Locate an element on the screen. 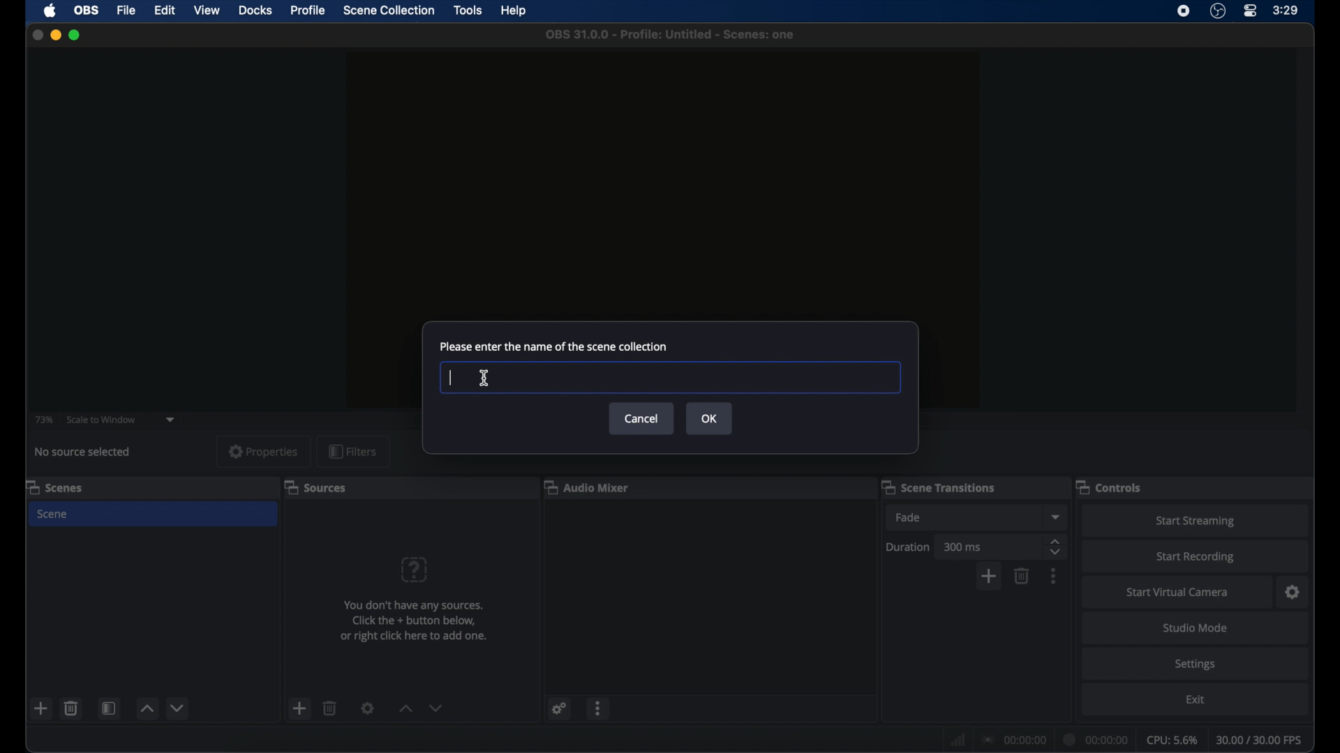 Image resolution: width=1340 pixels, height=753 pixels. 73% is located at coordinates (43, 419).